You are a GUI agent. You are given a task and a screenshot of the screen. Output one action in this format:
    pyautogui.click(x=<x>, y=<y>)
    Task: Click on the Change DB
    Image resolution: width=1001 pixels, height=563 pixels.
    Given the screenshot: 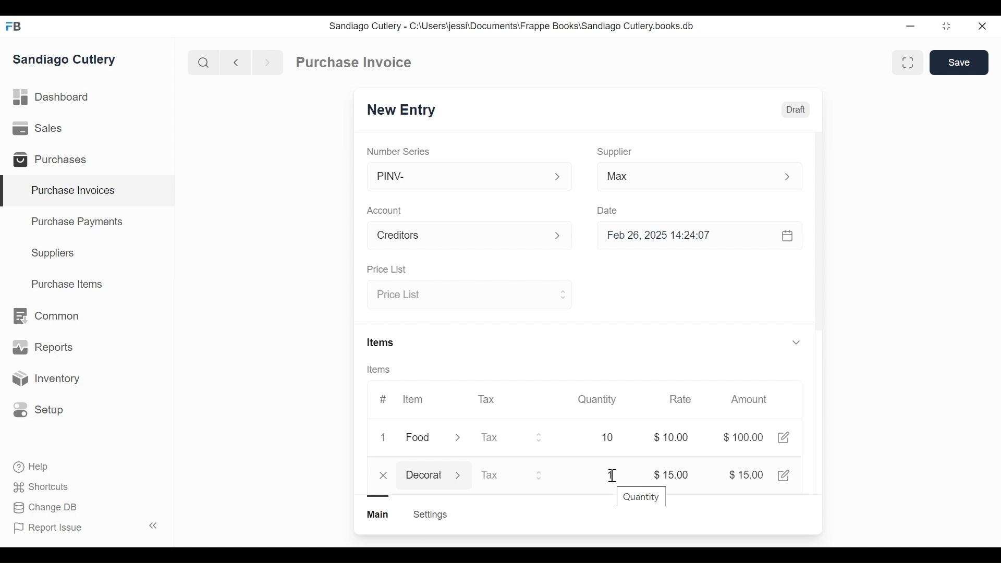 What is the action you would take?
    pyautogui.click(x=47, y=508)
    